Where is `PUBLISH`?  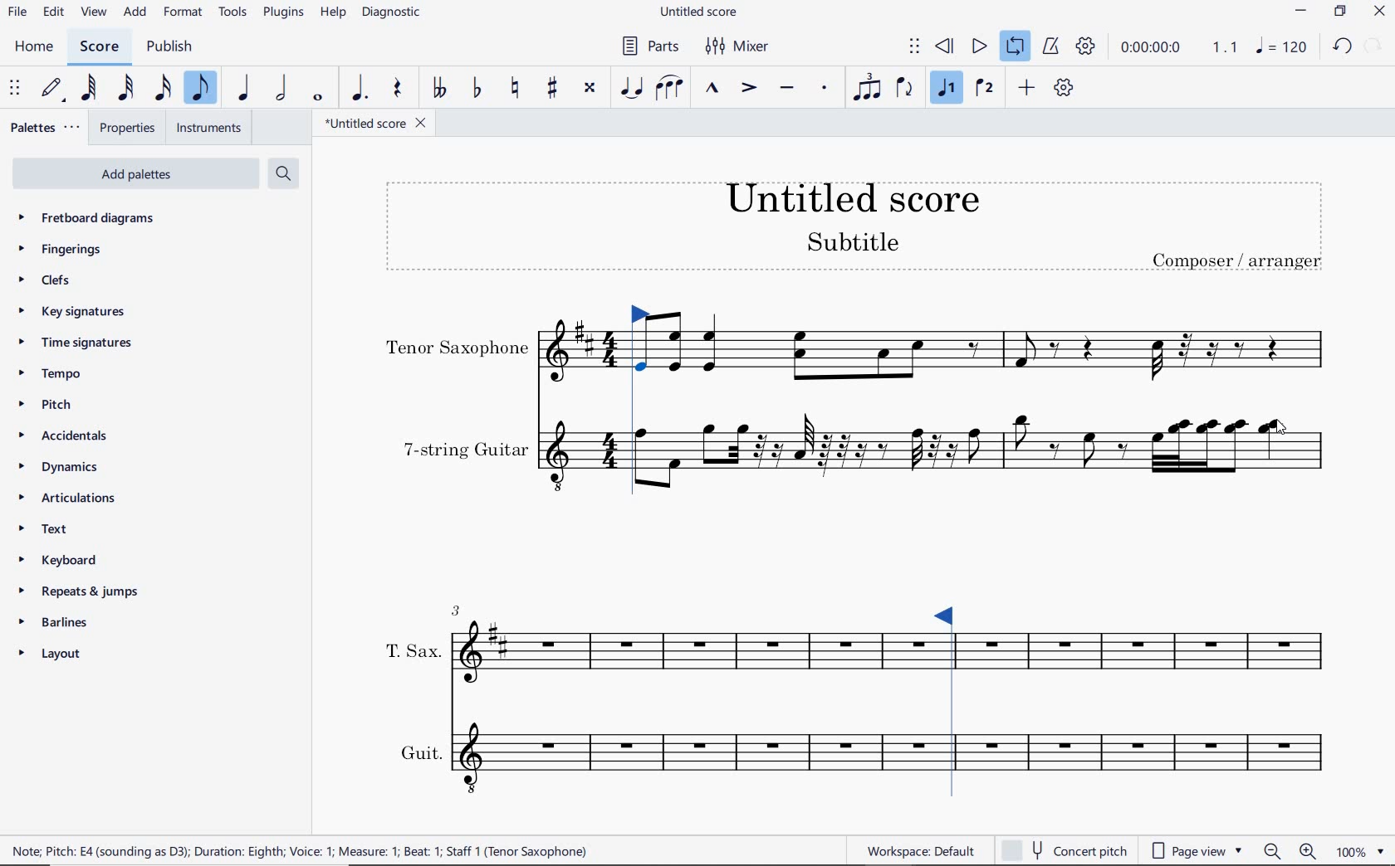 PUBLISH is located at coordinates (169, 50).